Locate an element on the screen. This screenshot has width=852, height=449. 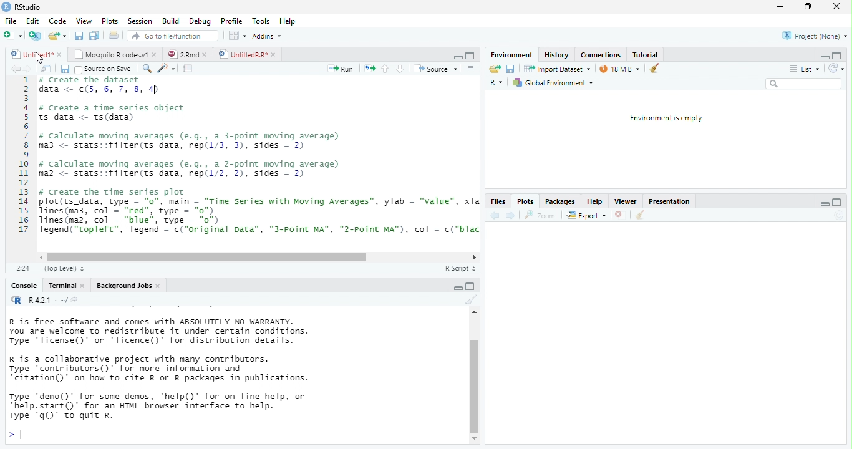
vertical scrollbar is located at coordinates (475, 386).